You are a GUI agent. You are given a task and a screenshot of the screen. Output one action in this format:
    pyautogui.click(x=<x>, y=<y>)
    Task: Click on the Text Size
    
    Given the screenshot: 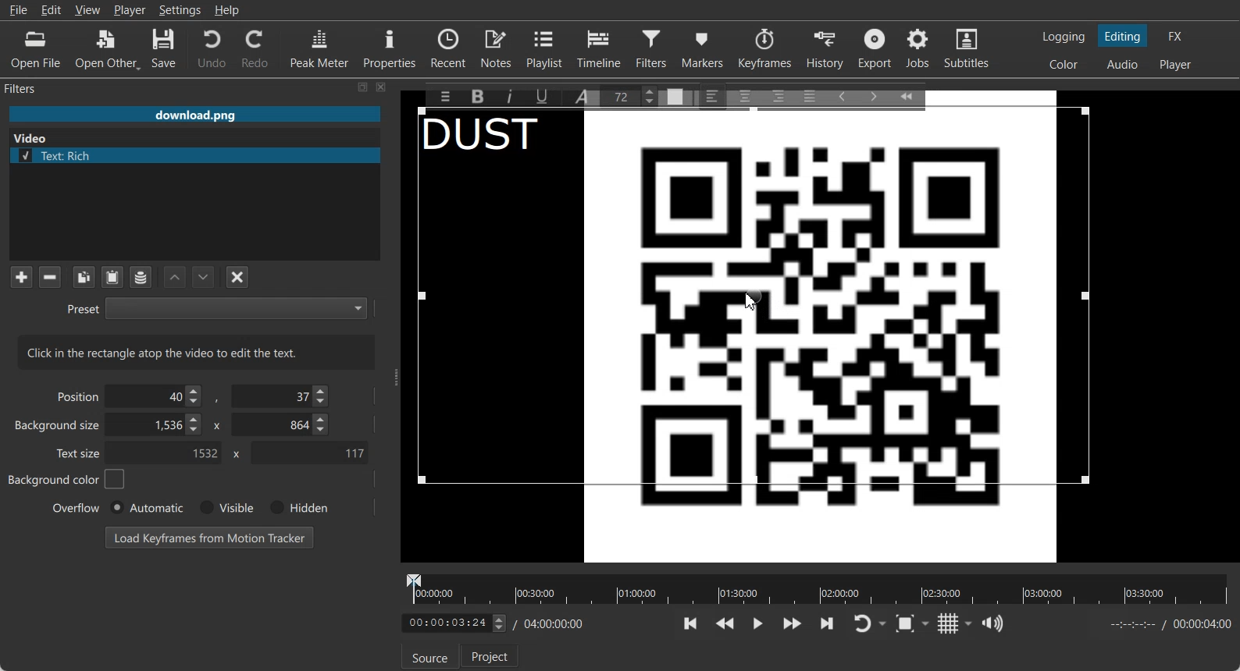 What is the action you would take?
    pyautogui.click(x=632, y=95)
    